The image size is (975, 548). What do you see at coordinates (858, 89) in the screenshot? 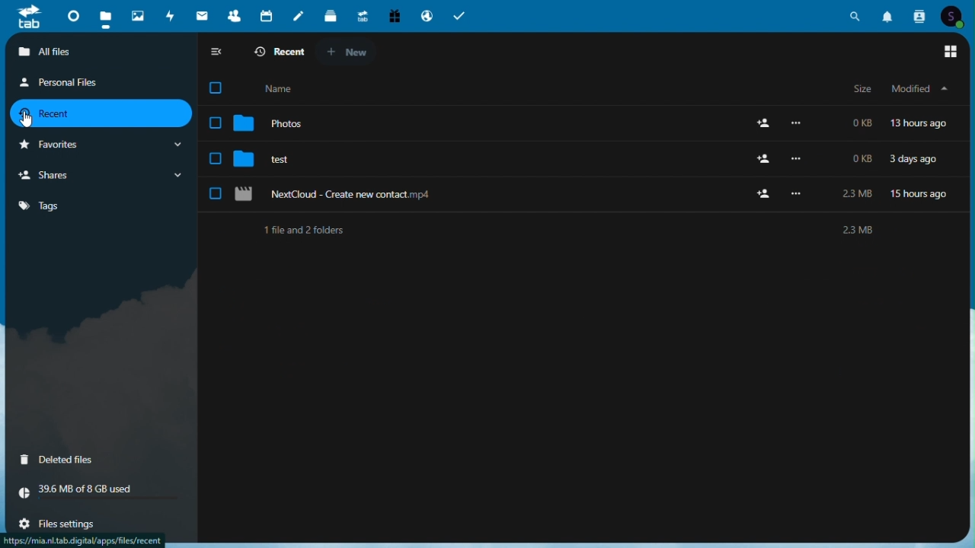
I see `size` at bounding box center [858, 89].